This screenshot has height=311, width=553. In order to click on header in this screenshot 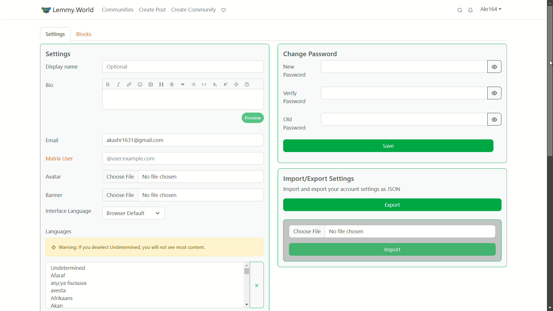, I will do `click(162, 84)`.